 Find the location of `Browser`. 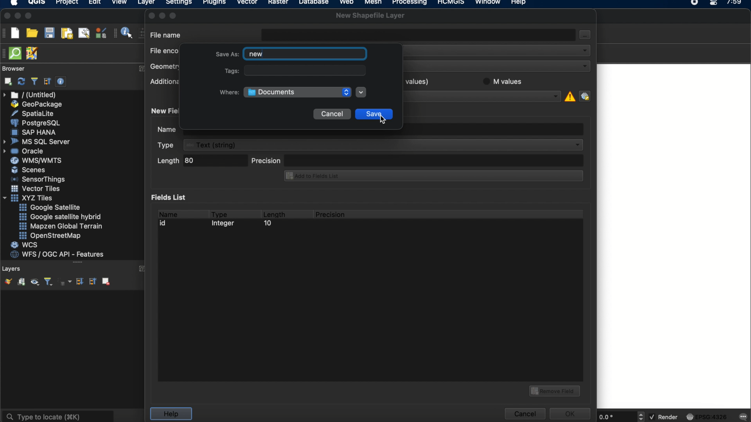

Browser is located at coordinates (19, 69).